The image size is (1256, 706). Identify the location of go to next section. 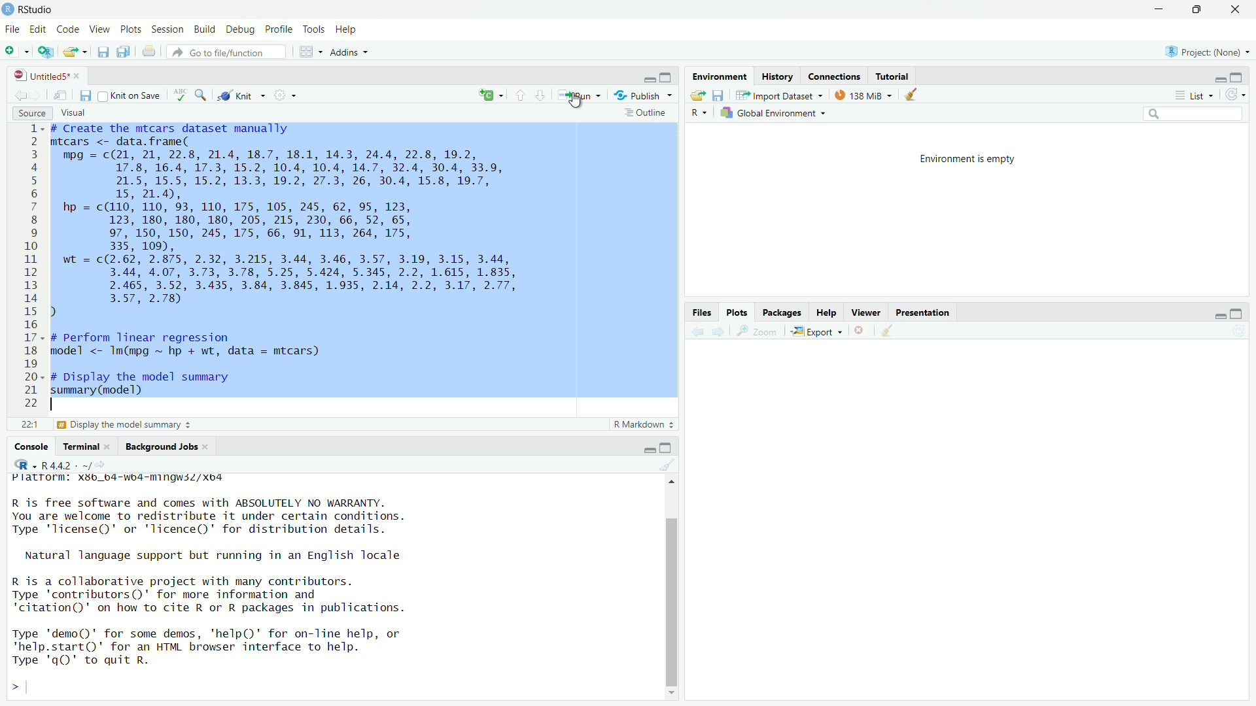
(541, 95).